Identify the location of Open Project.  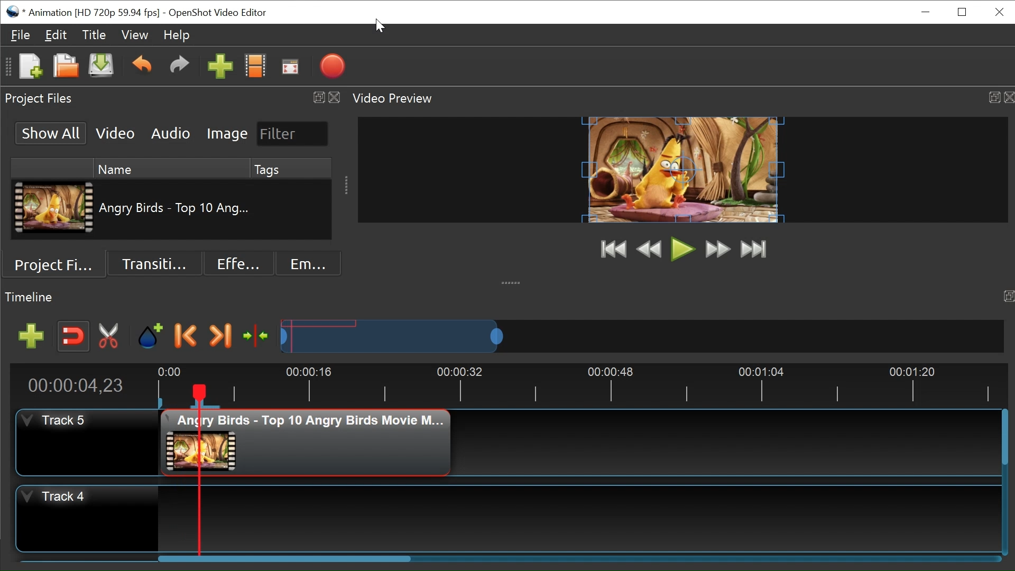
(65, 66).